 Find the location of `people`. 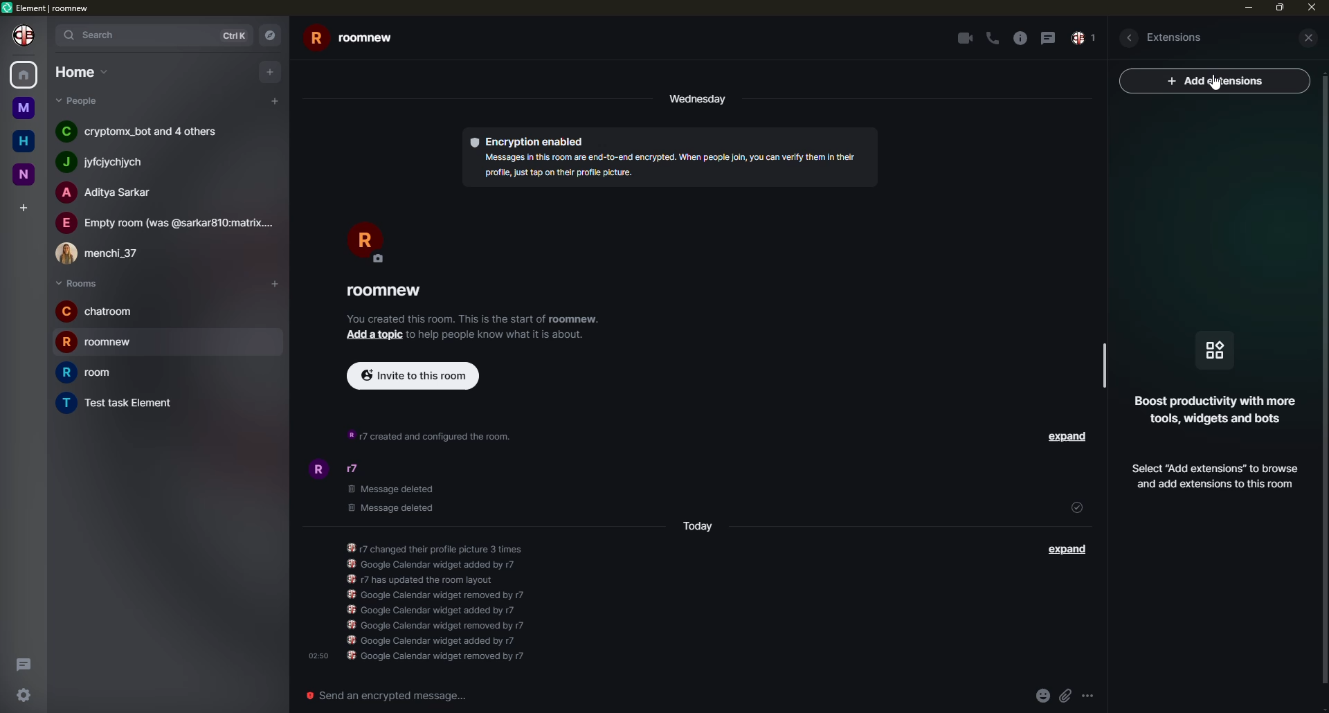

people is located at coordinates (110, 193).